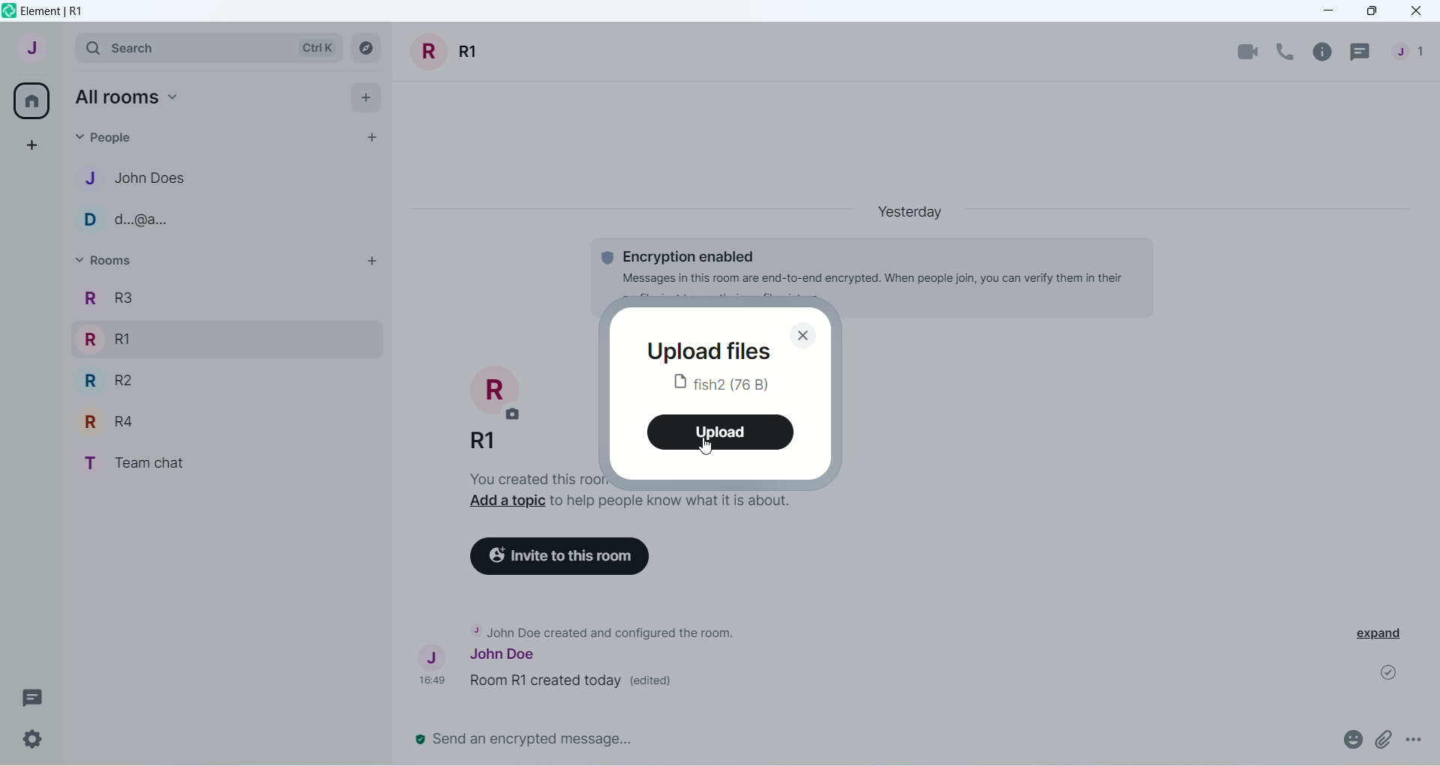  I want to click on close, so click(808, 336).